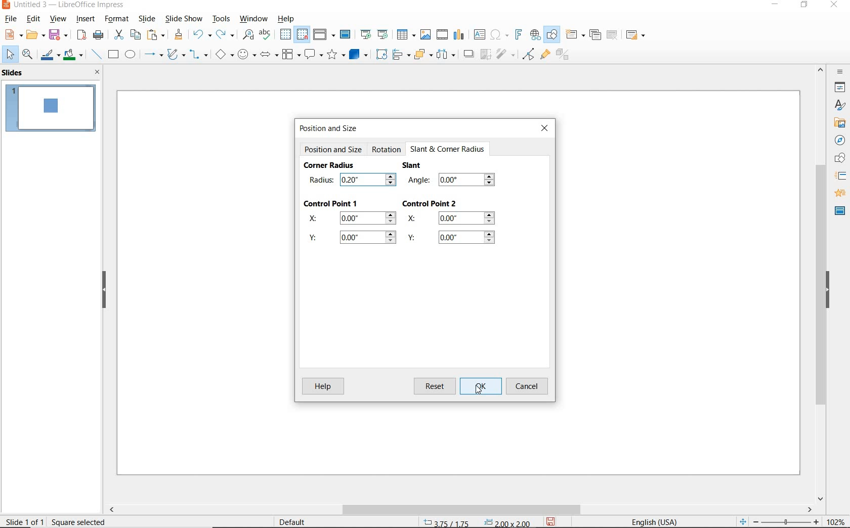 The width and height of the screenshot is (850, 528). Describe the element at coordinates (201, 35) in the screenshot. I see `undo` at that location.